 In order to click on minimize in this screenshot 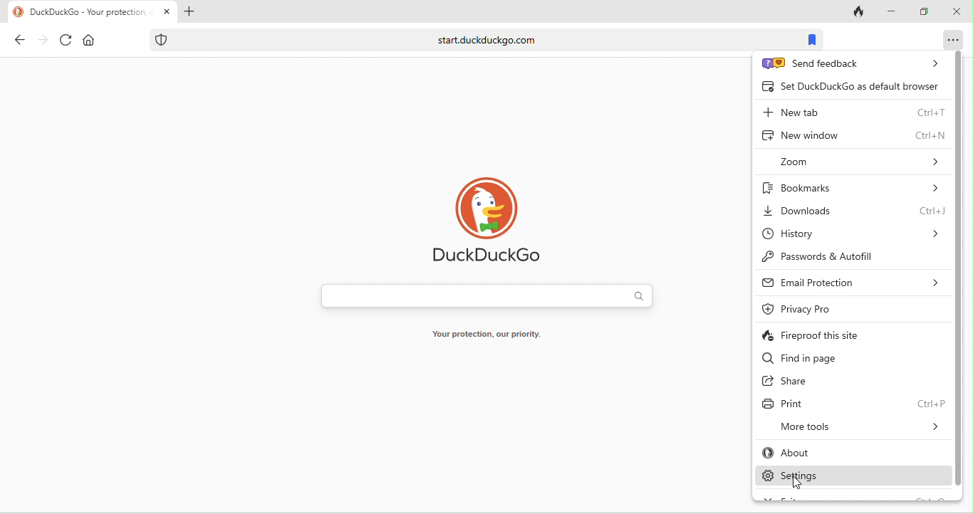, I will do `click(892, 11)`.